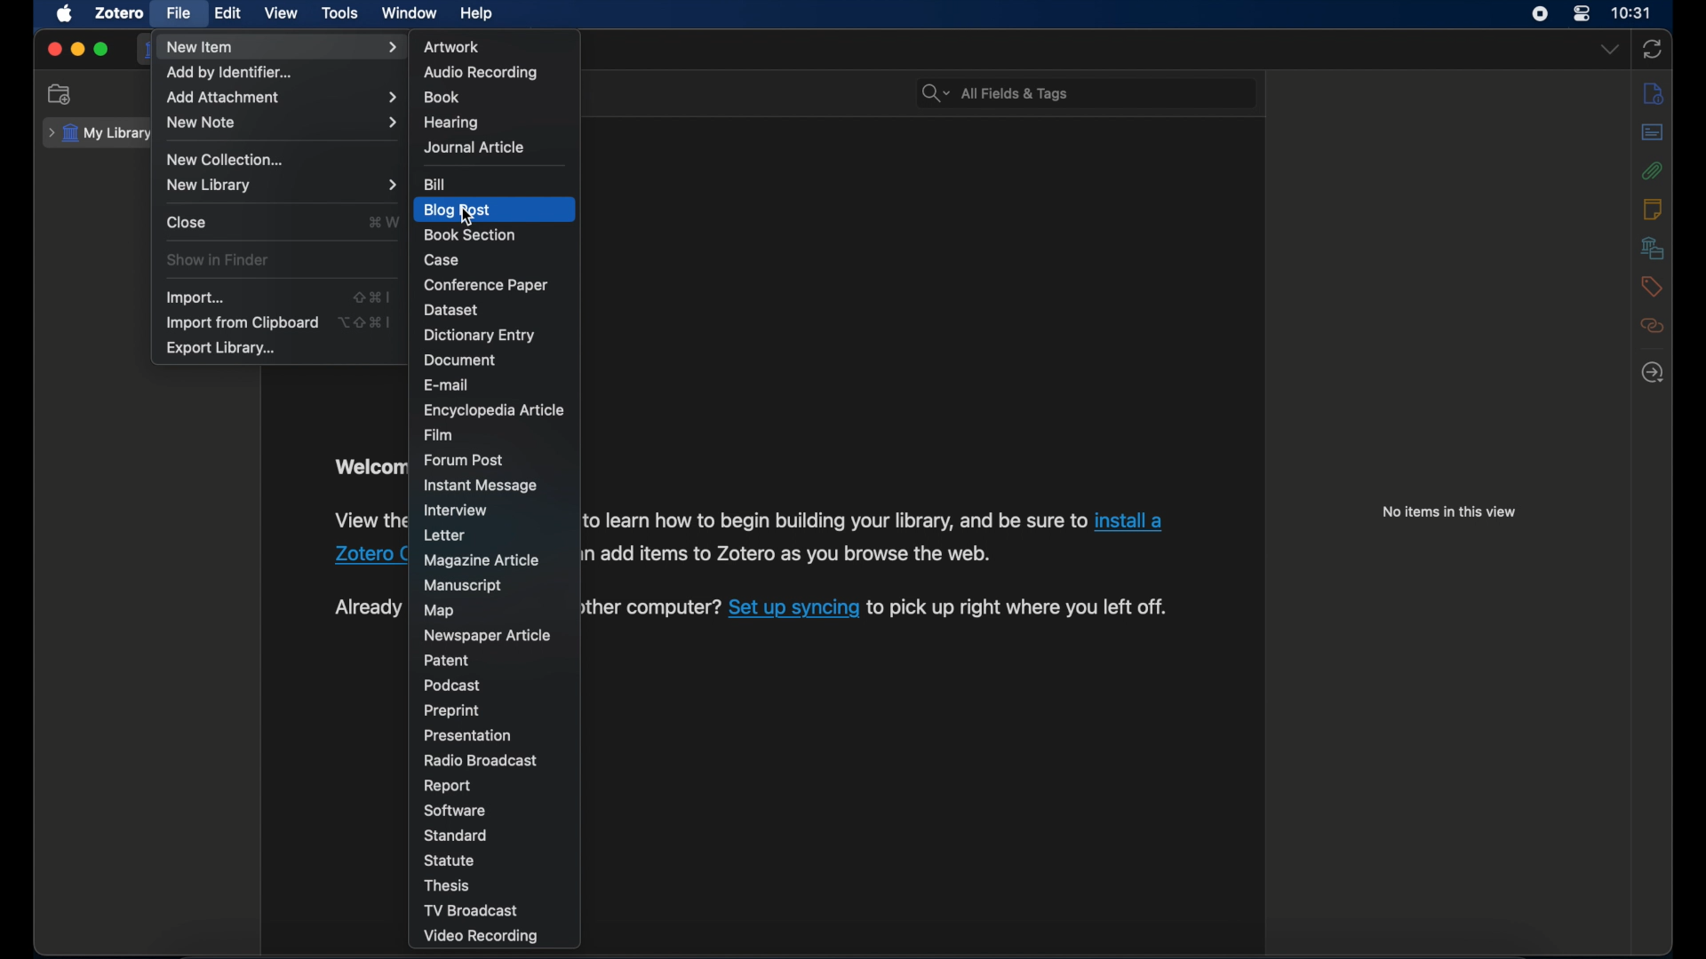  What do you see at coordinates (480, 561) in the screenshot?
I see `magazine article` at bounding box center [480, 561].